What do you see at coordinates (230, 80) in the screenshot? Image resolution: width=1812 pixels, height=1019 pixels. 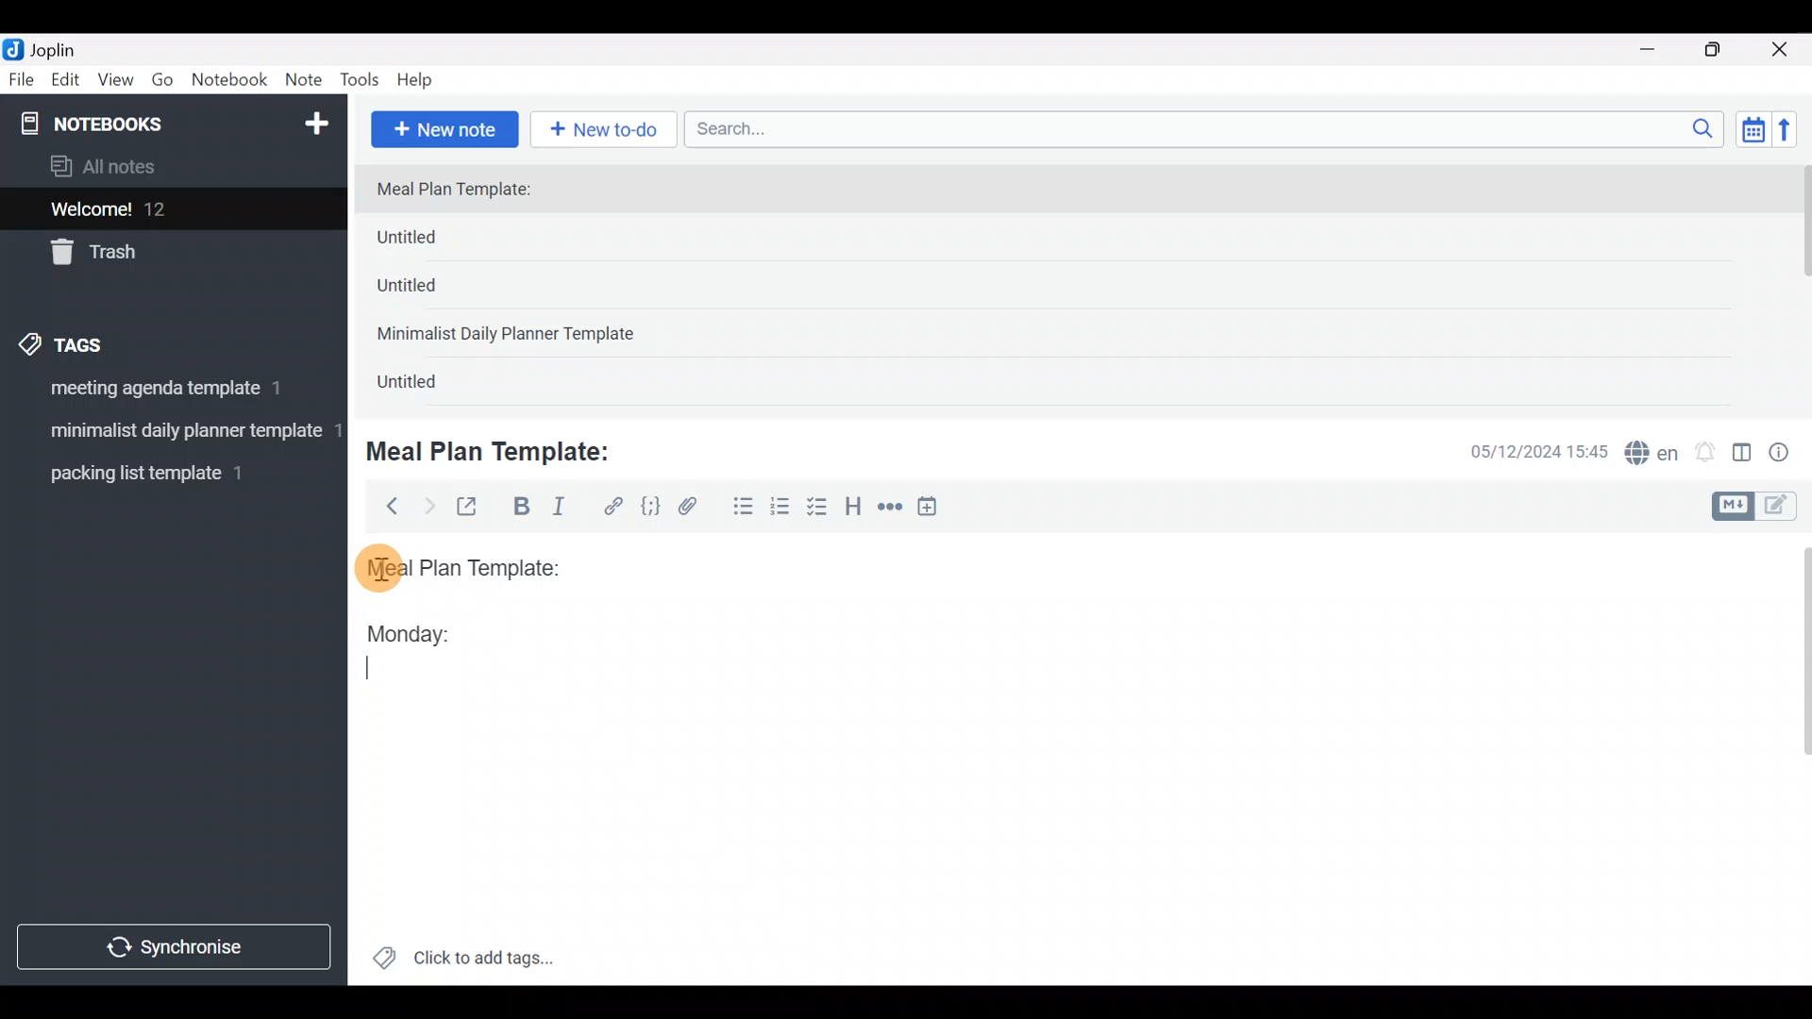 I see `Notebook` at bounding box center [230, 80].